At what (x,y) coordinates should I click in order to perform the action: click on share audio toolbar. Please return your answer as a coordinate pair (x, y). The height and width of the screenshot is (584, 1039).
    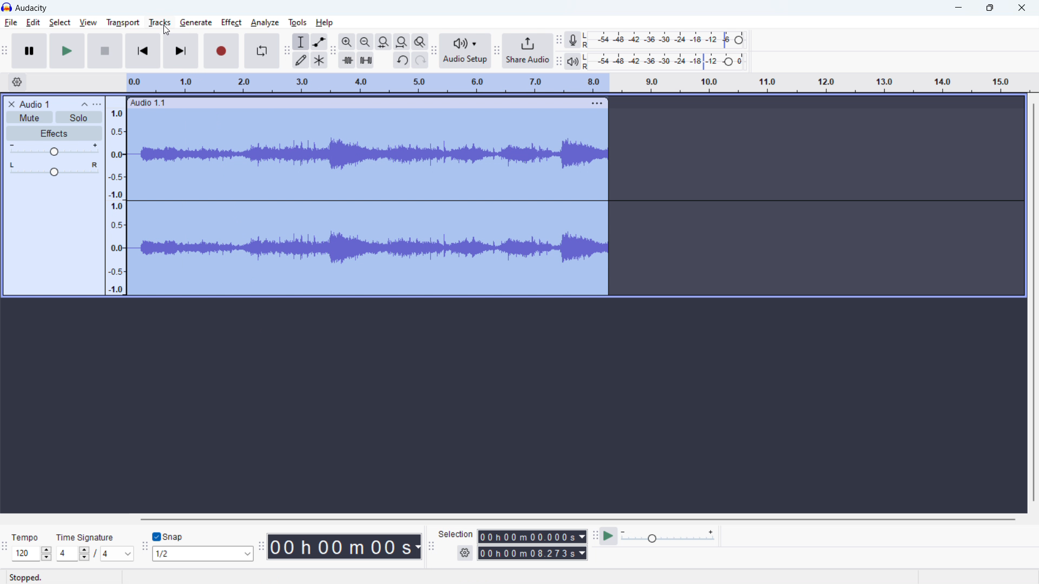
    Looking at the image, I should click on (497, 51).